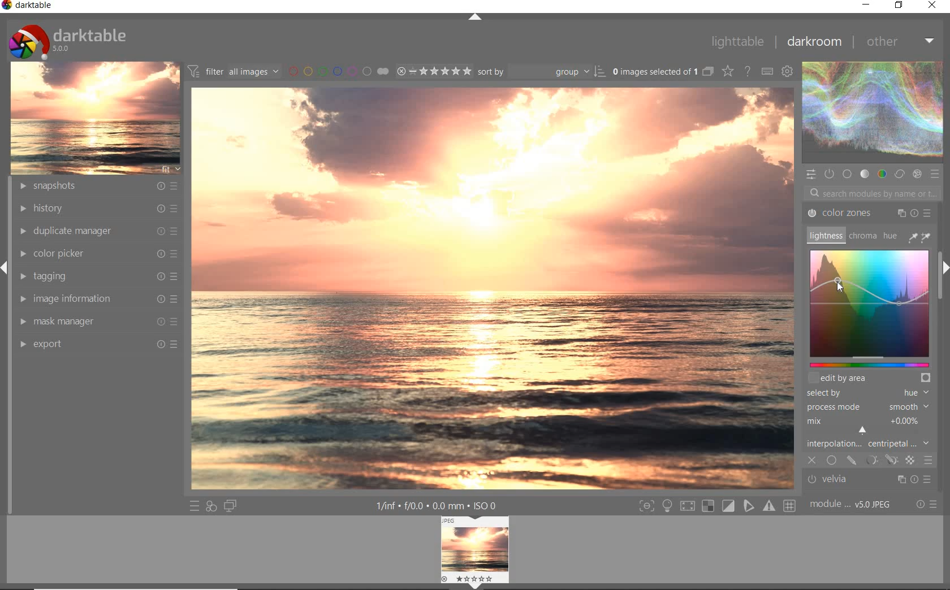 The image size is (950, 590). Describe the element at coordinates (813, 461) in the screenshot. I see `CLOSE` at that location.